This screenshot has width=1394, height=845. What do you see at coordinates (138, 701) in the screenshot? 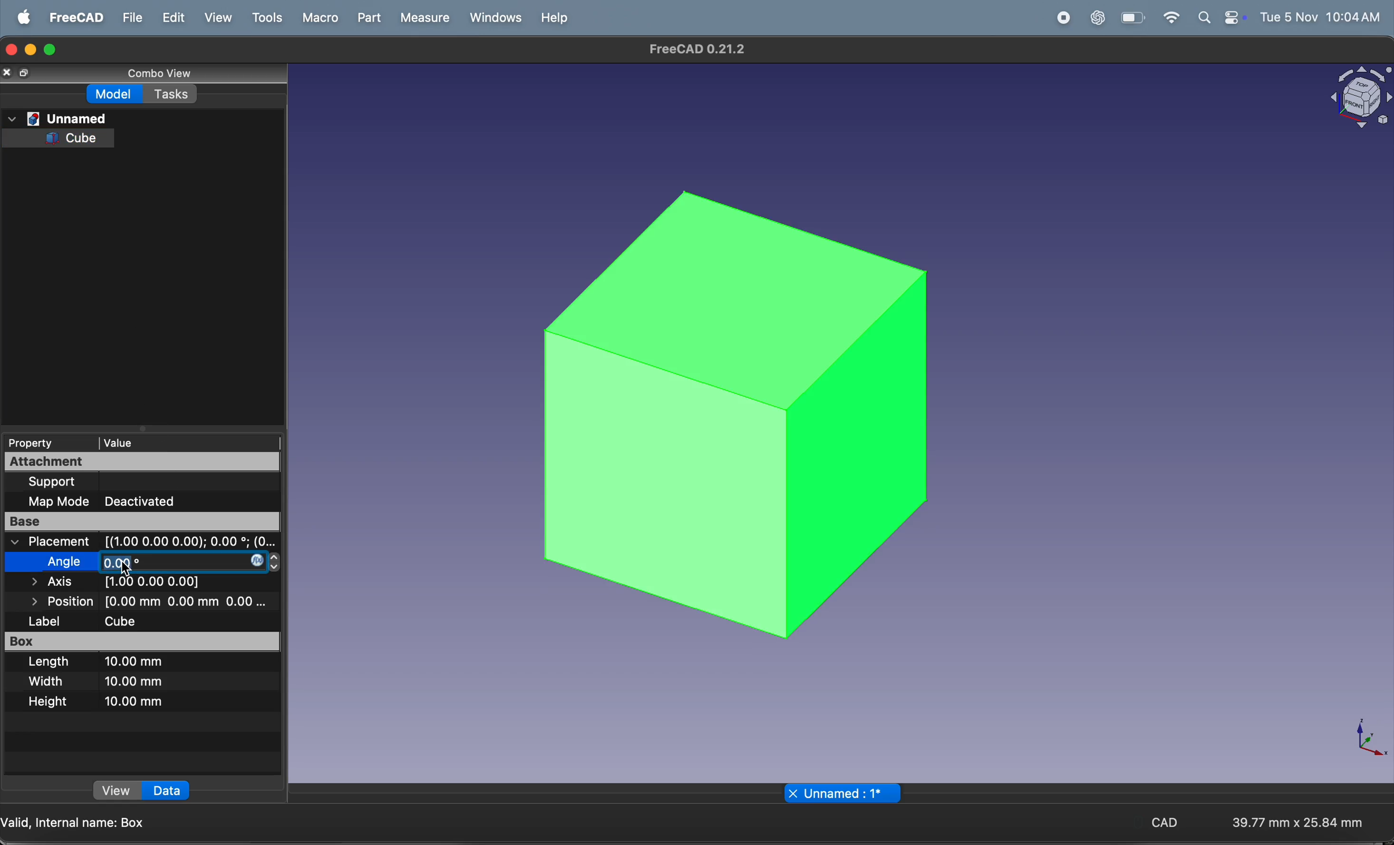
I see `10mm` at bounding box center [138, 701].